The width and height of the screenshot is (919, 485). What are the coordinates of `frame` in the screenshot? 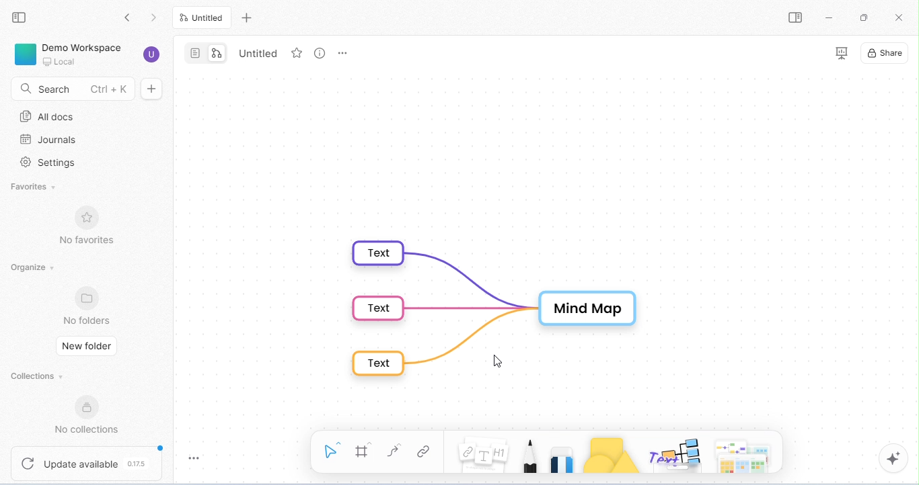 It's located at (363, 451).